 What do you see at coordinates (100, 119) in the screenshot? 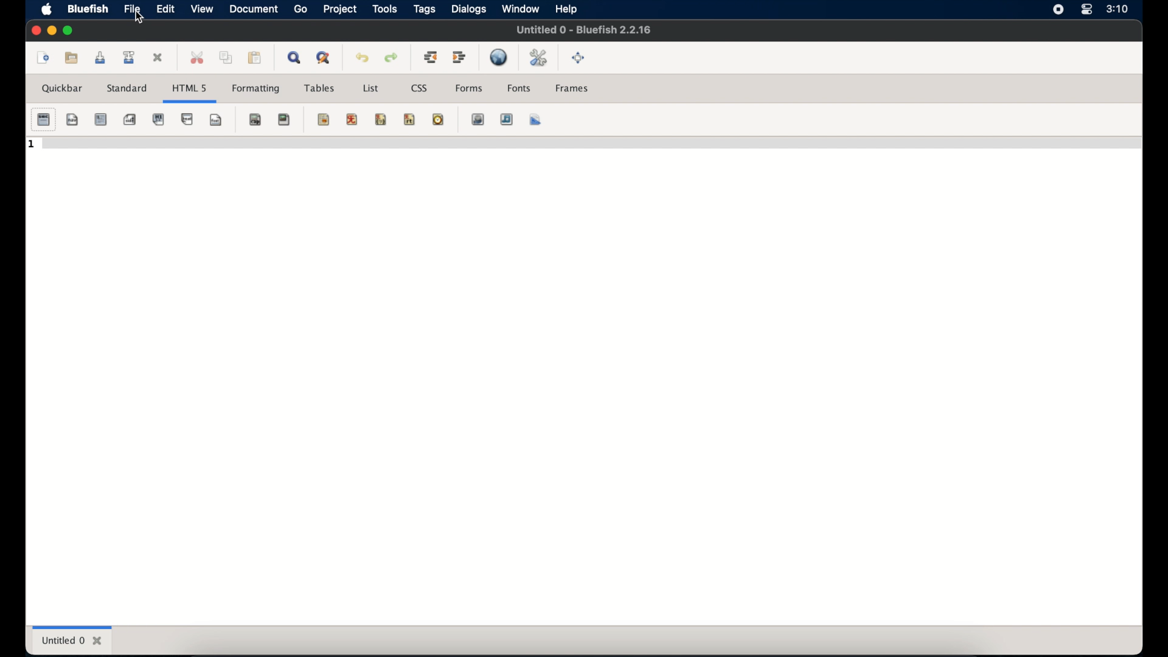
I see `article` at bounding box center [100, 119].